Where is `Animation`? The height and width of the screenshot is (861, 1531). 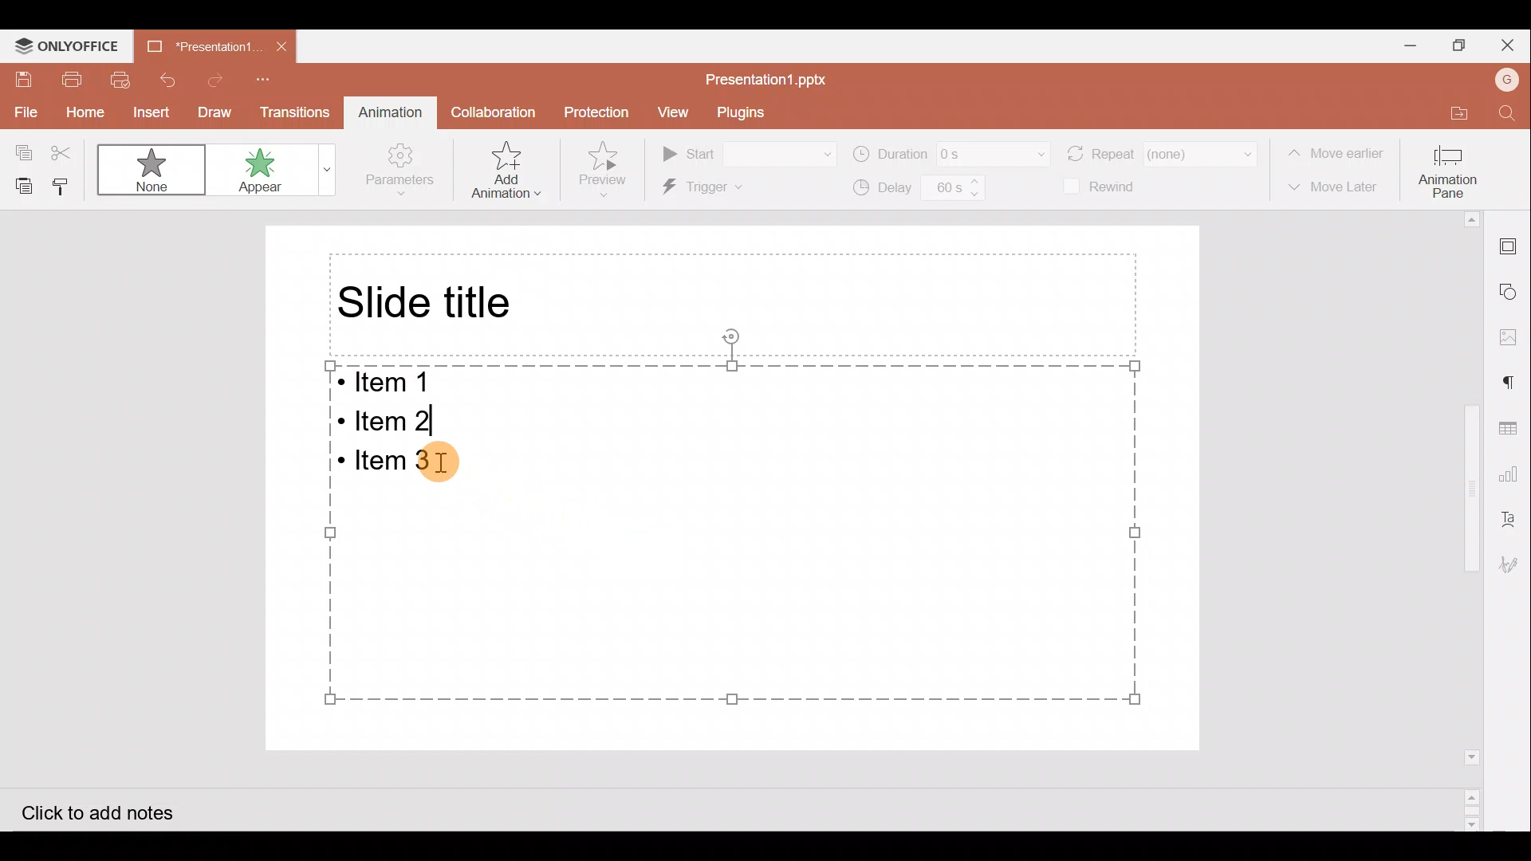
Animation is located at coordinates (388, 109).